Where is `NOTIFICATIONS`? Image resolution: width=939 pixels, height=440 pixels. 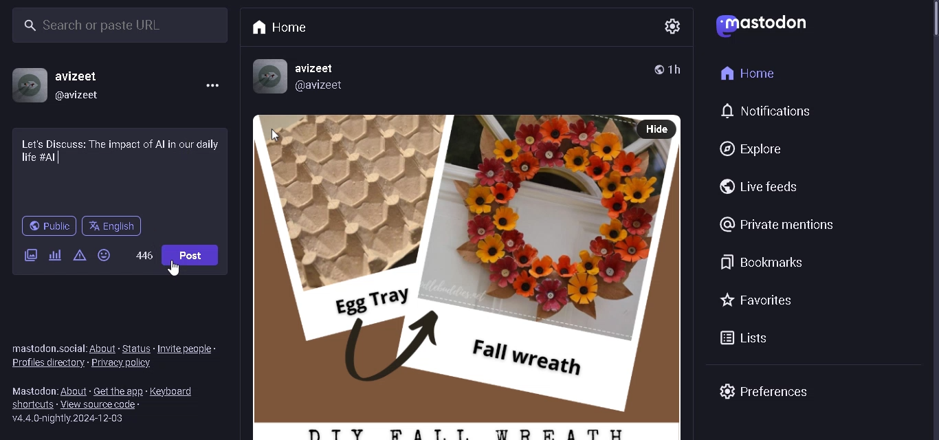 NOTIFICATIONS is located at coordinates (766, 111).